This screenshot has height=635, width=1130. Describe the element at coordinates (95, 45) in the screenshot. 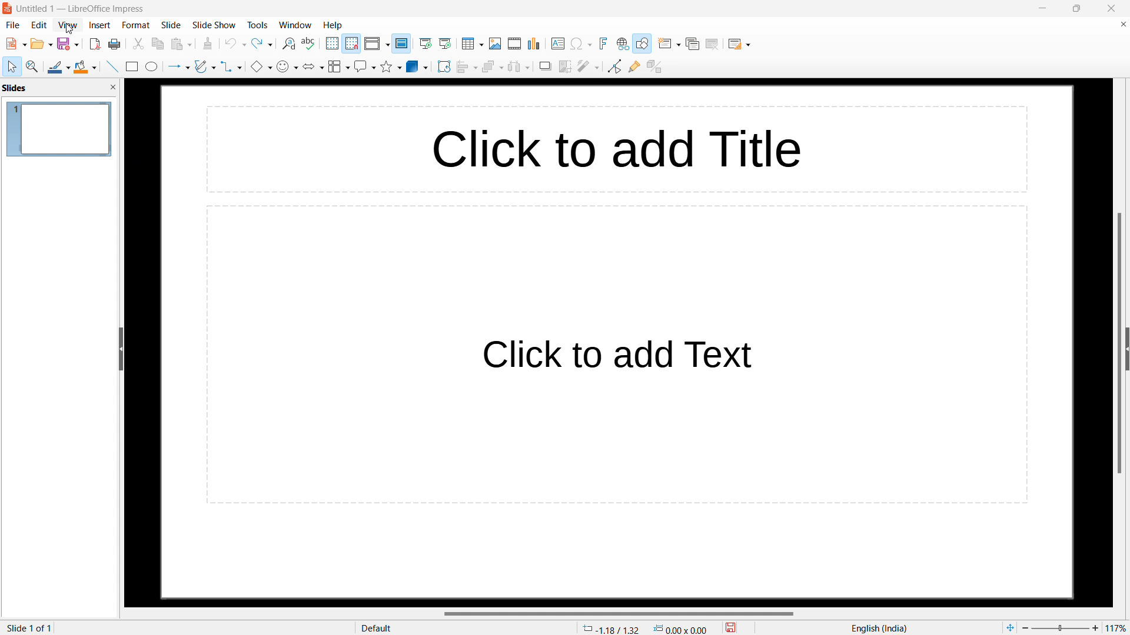

I see `export directly as pdf` at that location.